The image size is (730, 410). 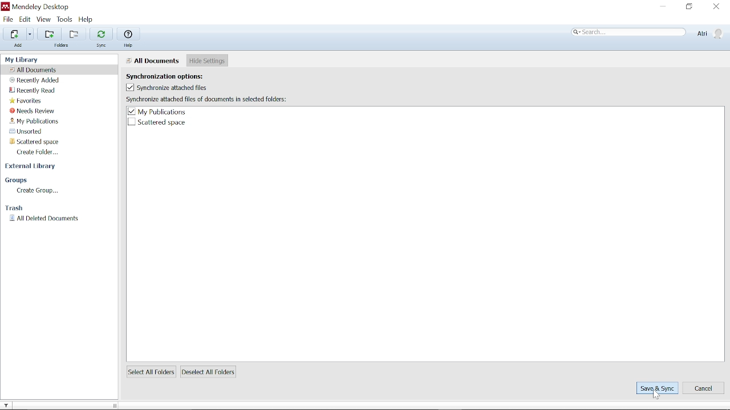 What do you see at coordinates (704, 388) in the screenshot?
I see `Cancel` at bounding box center [704, 388].